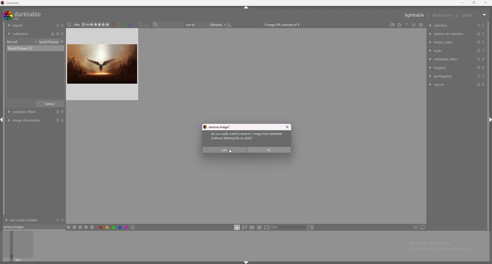 This screenshot has height=264, width=492. What do you see at coordinates (448, 59) in the screenshot?
I see `metadata editor` at bounding box center [448, 59].